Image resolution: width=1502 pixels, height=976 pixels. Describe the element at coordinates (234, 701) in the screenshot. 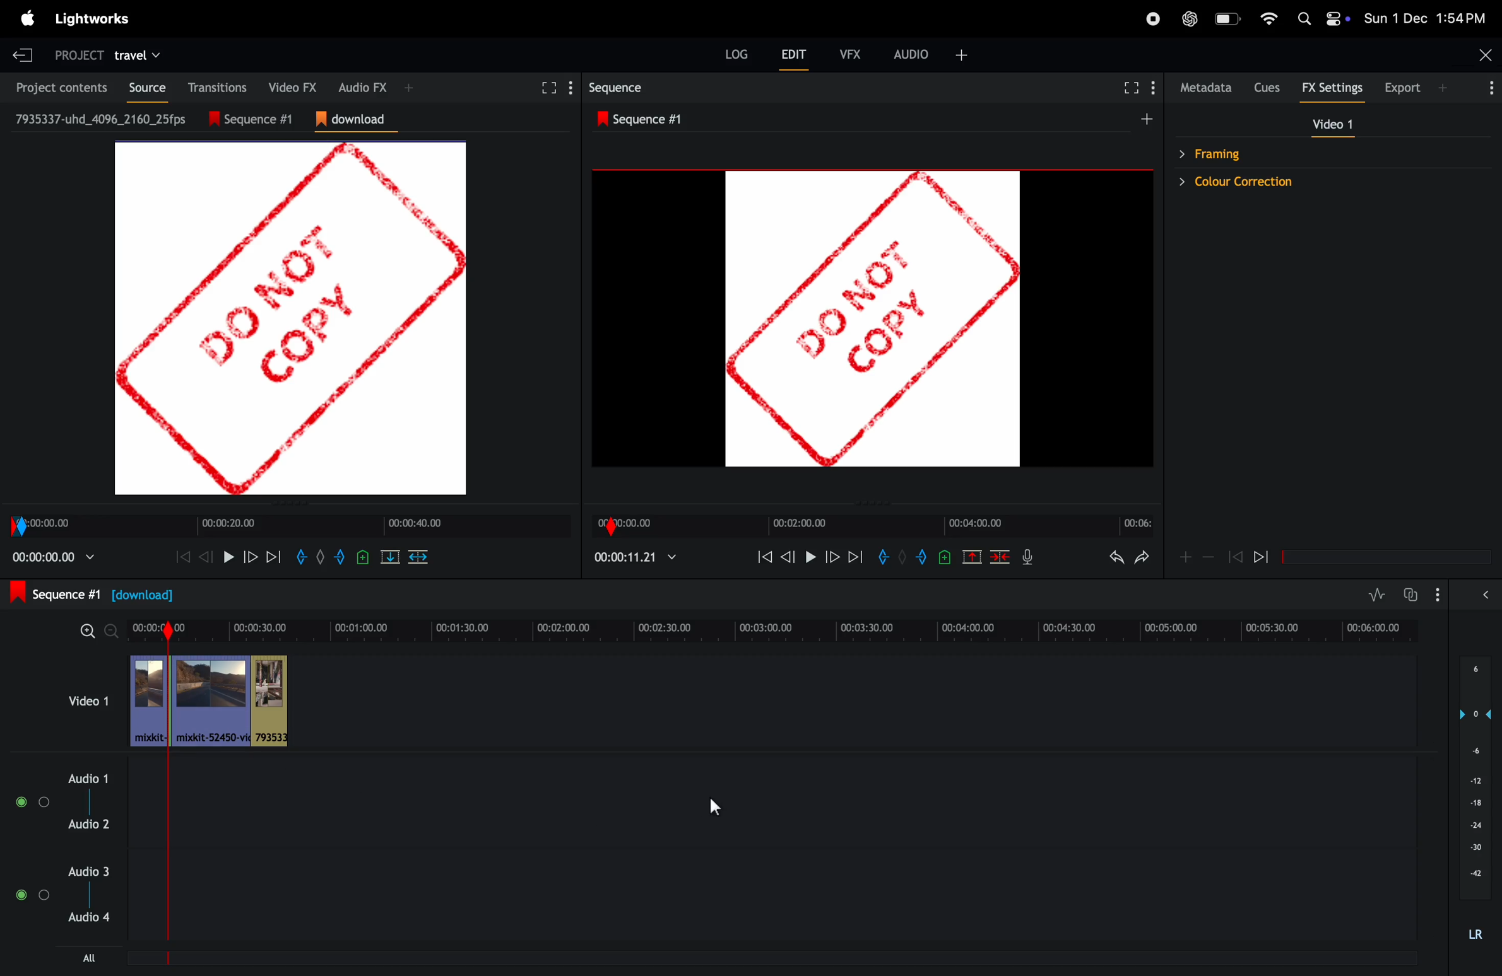

I see `video clip` at that location.